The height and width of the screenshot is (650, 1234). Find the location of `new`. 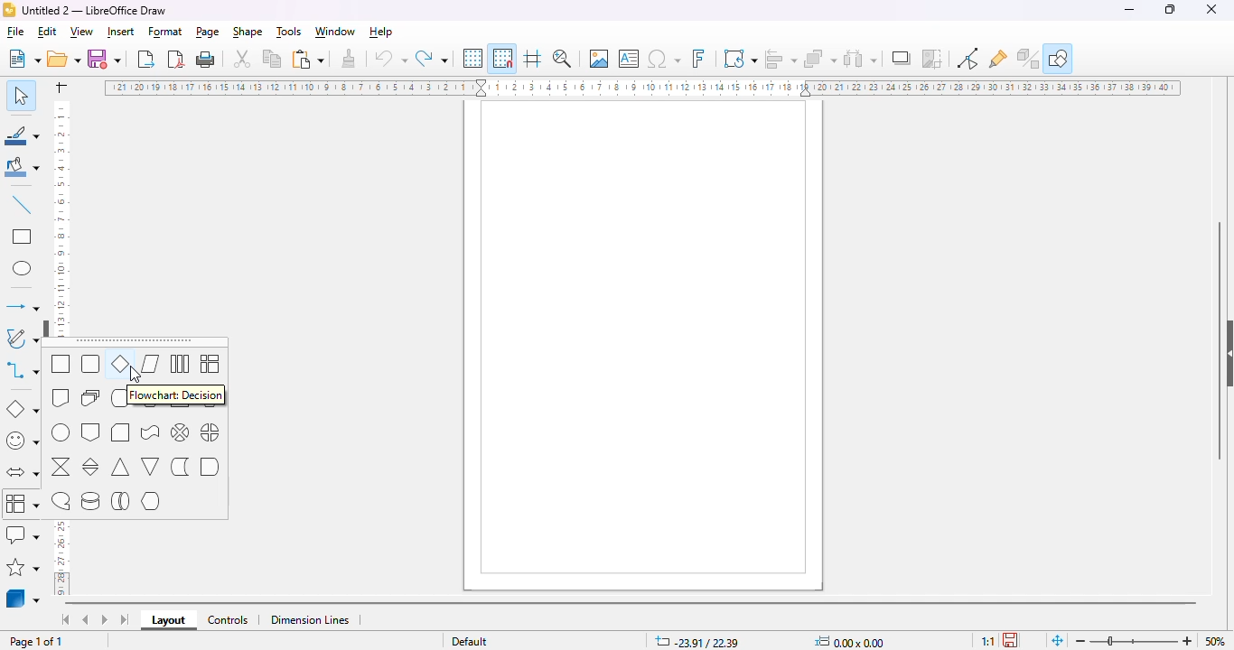

new is located at coordinates (23, 60).